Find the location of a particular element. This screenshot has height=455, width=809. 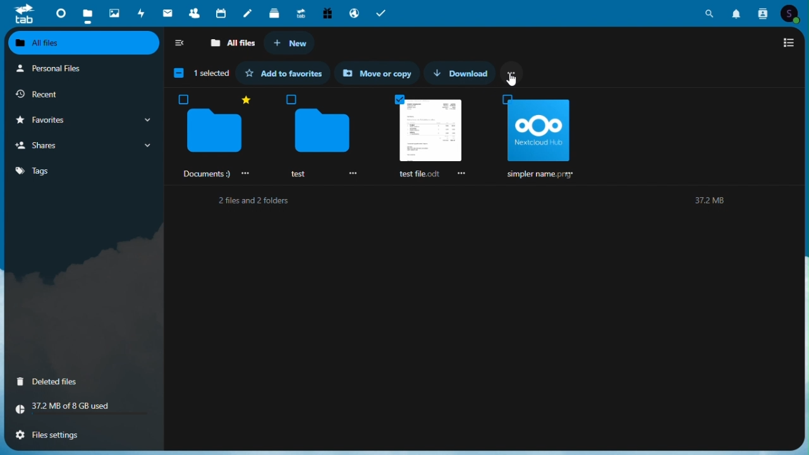

account icon is located at coordinates (788, 11).